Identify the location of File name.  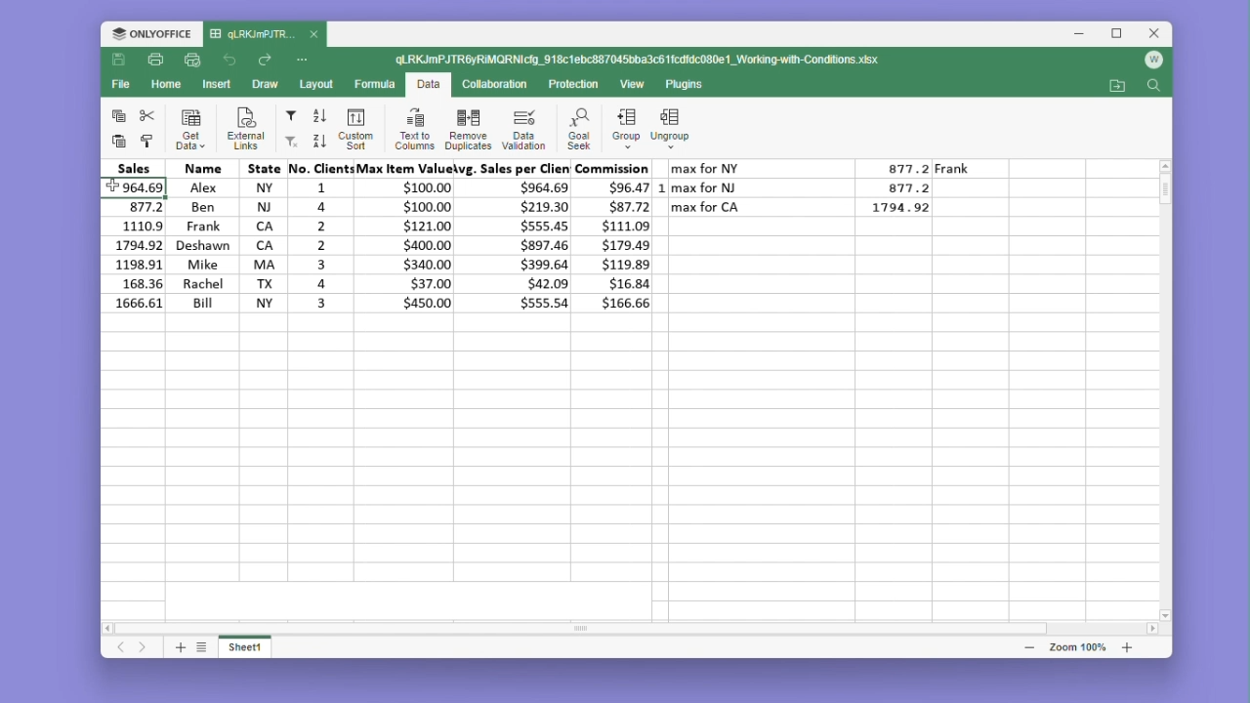
(640, 61).